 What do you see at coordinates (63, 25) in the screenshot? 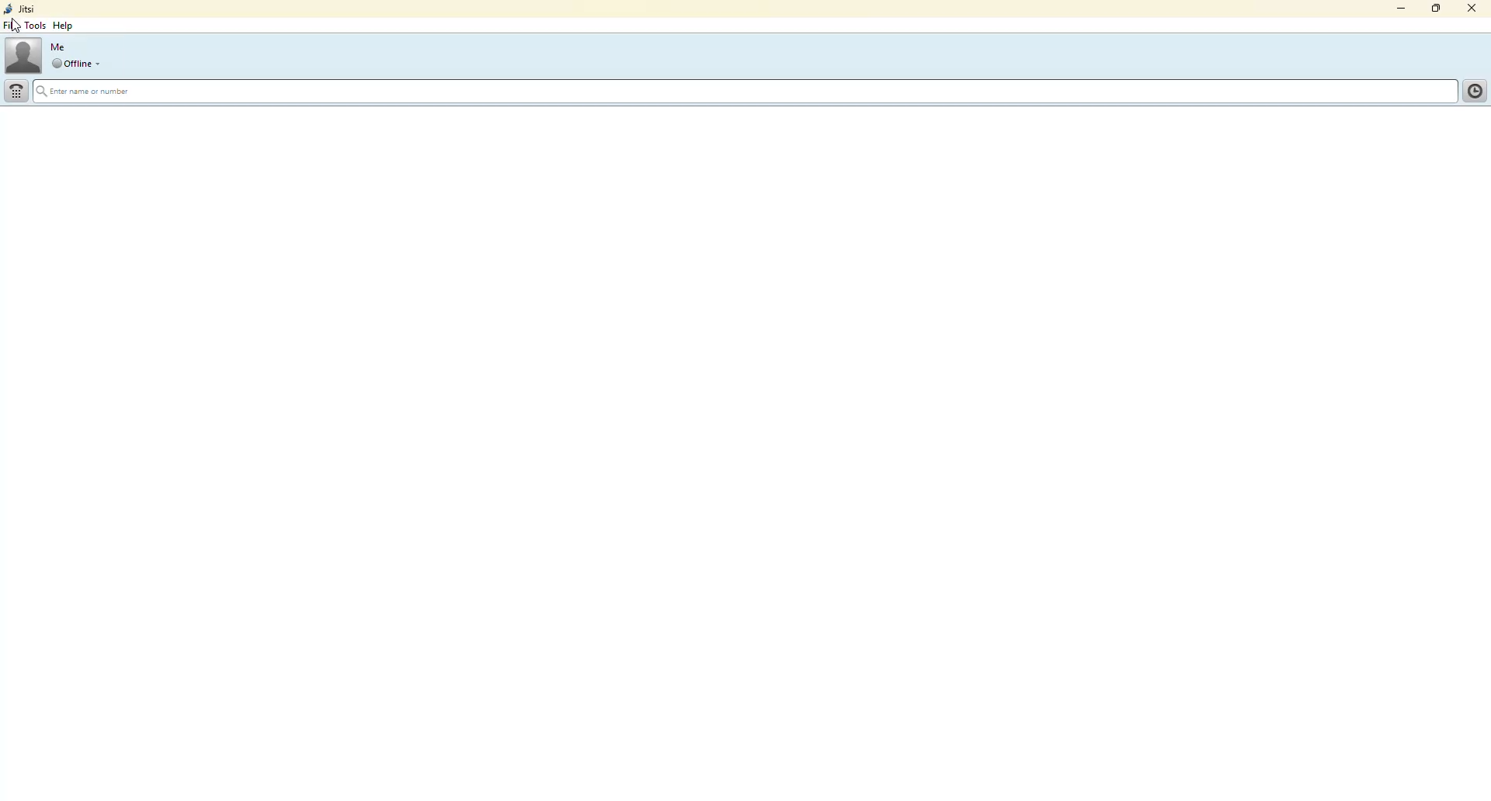
I see `help` at bounding box center [63, 25].